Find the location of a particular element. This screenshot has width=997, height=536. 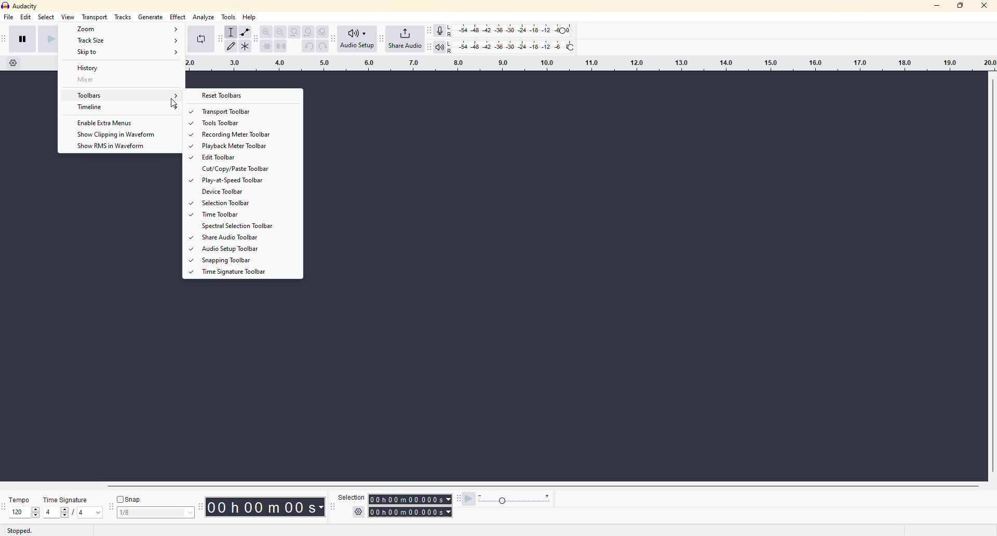

time signature toolbar is located at coordinates (233, 274).